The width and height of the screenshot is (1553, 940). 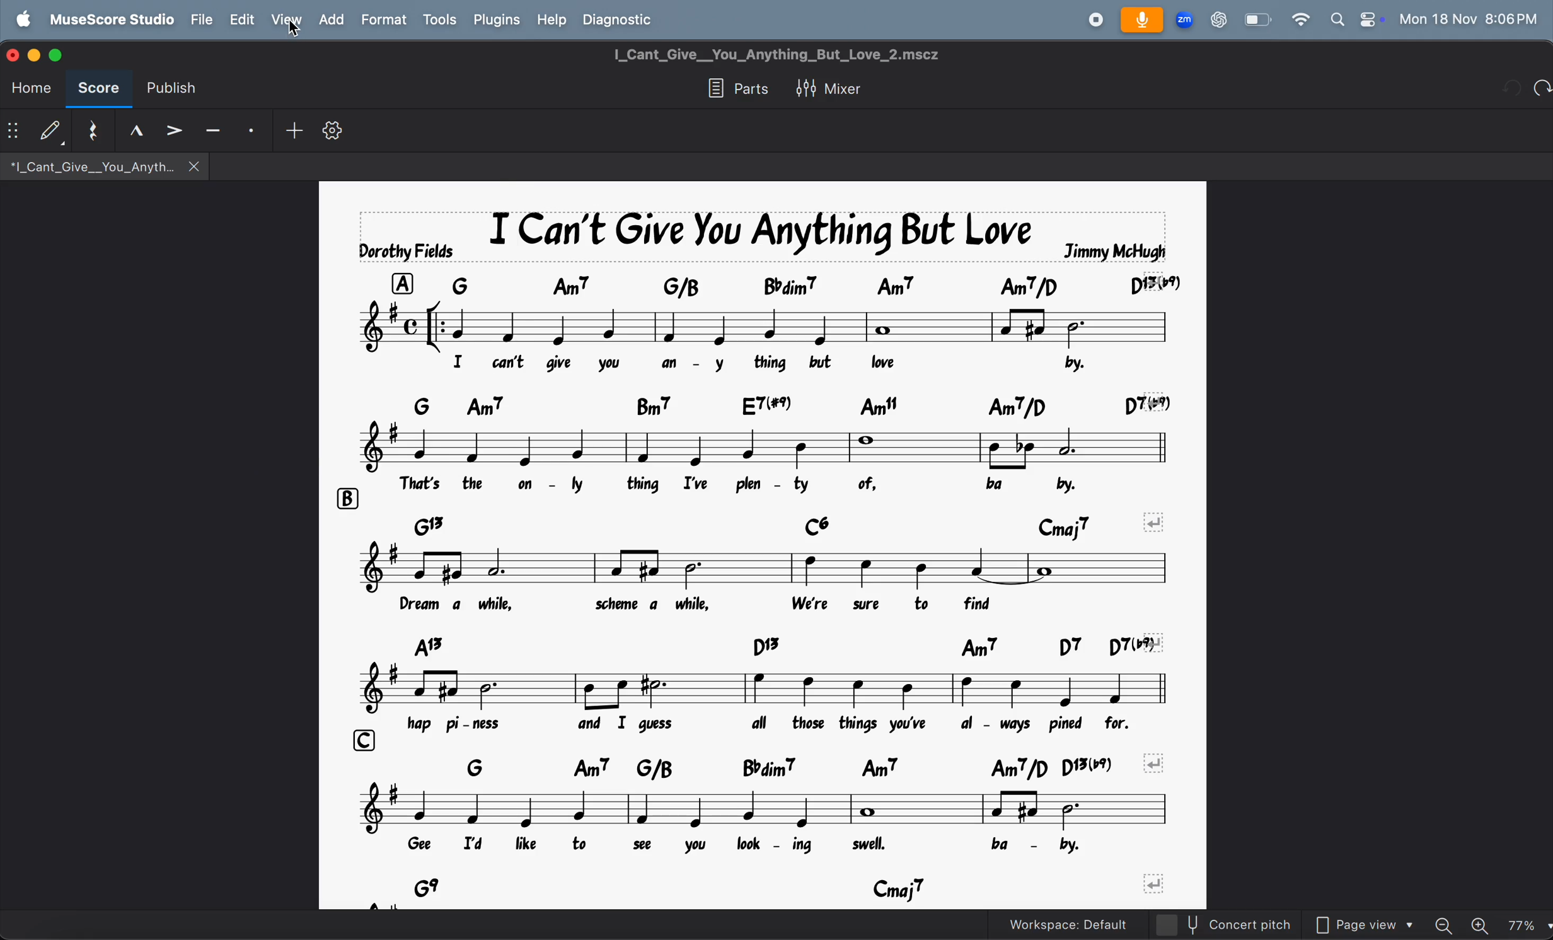 What do you see at coordinates (1481, 925) in the screenshot?
I see `zoom in` at bounding box center [1481, 925].